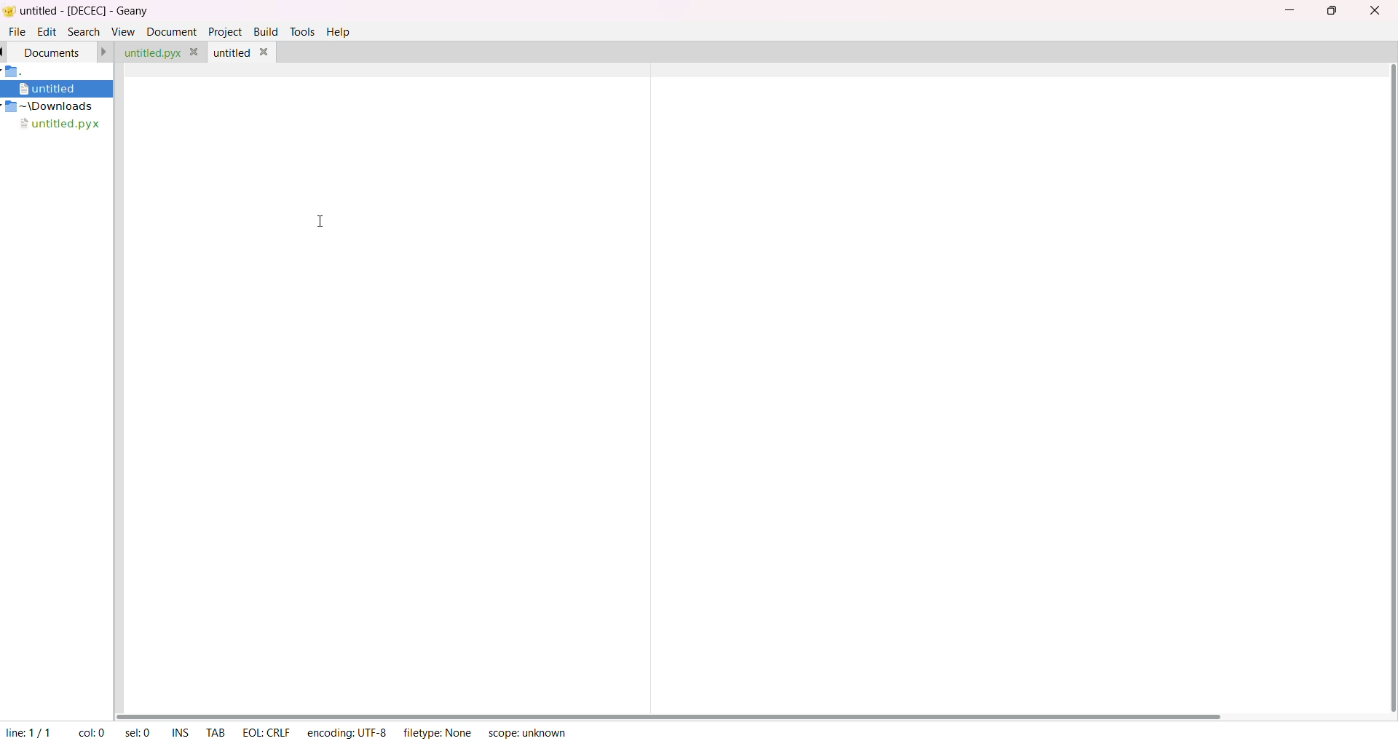 This screenshot has height=741, width=1398. I want to click on close tab, so click(195, 52).